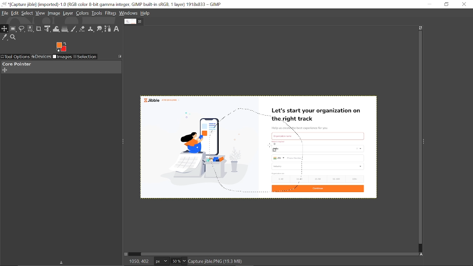 This screenshot has height=266, width=473. I want to click on Crop text tool, so click(39, 29).